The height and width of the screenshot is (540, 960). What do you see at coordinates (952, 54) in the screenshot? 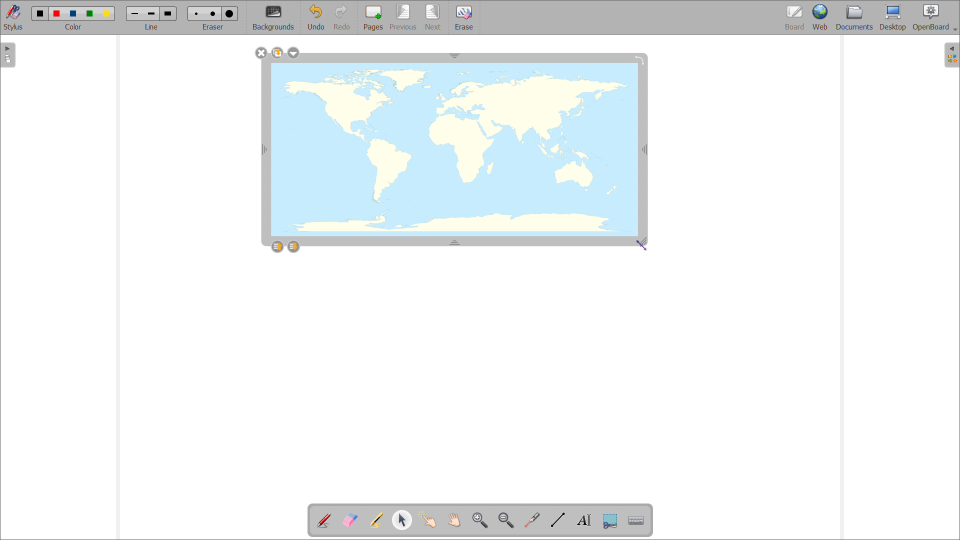
I see `open folder view` at bounding box center [952, 54].